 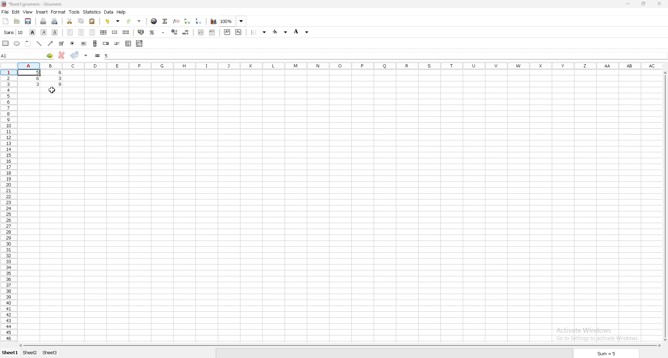 What do you see at coordinates (187, 21) in the screenshot?
I see `sort ascending` at bounding box center [187, 21].